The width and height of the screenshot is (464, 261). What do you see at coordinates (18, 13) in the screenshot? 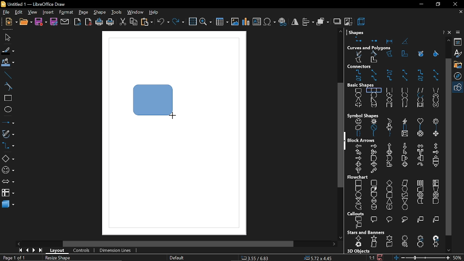
I see `edit` at bounding box center [18, 13].